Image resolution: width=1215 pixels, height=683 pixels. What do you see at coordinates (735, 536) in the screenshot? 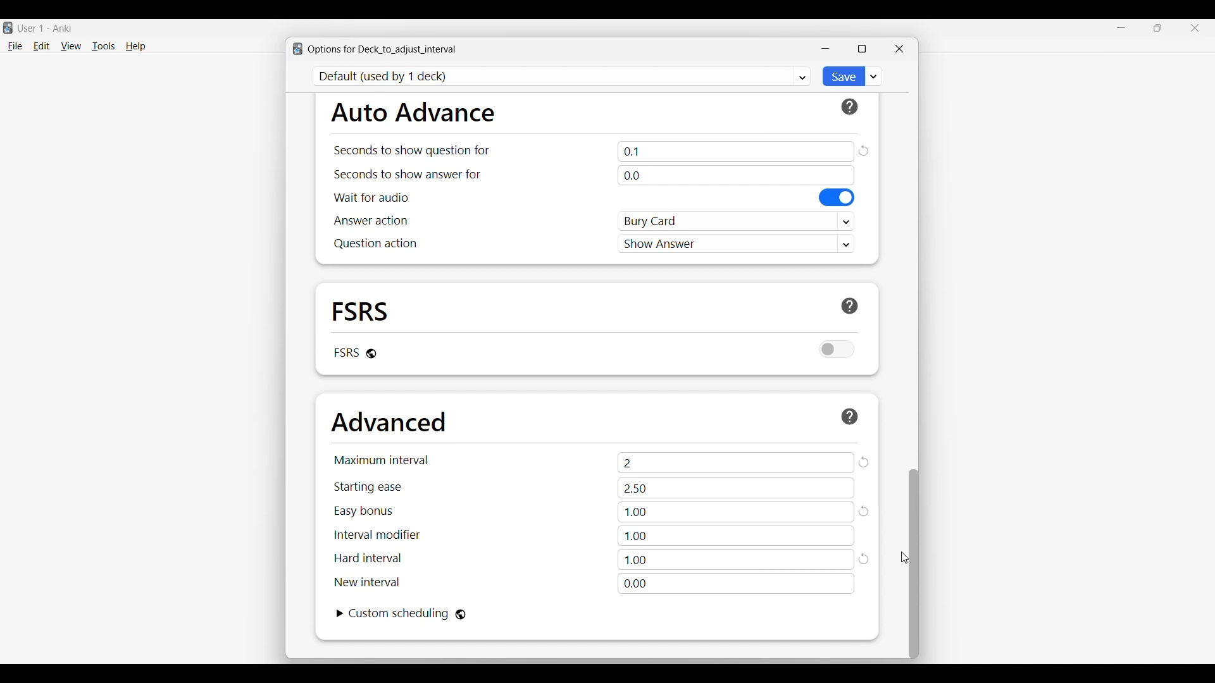
I see `1.00` at bounding box center [735, 536].